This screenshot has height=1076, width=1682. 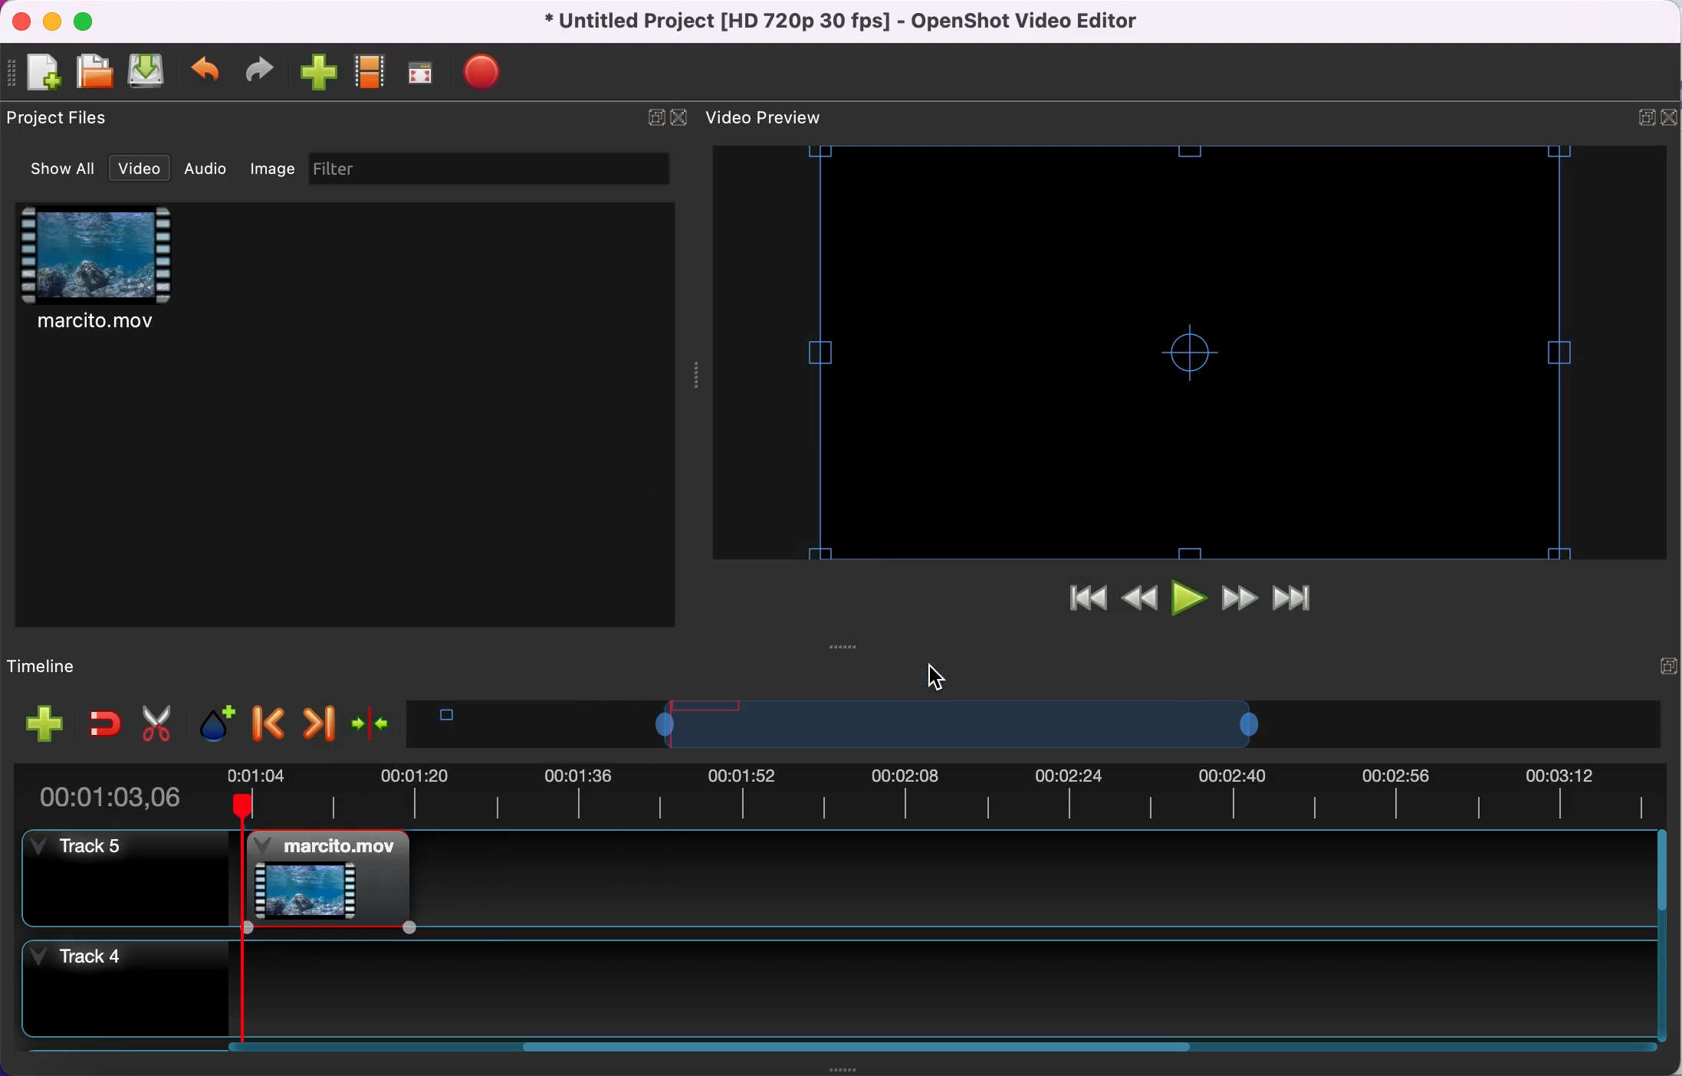 I want to click on track 4, so click(x=106, y=985).